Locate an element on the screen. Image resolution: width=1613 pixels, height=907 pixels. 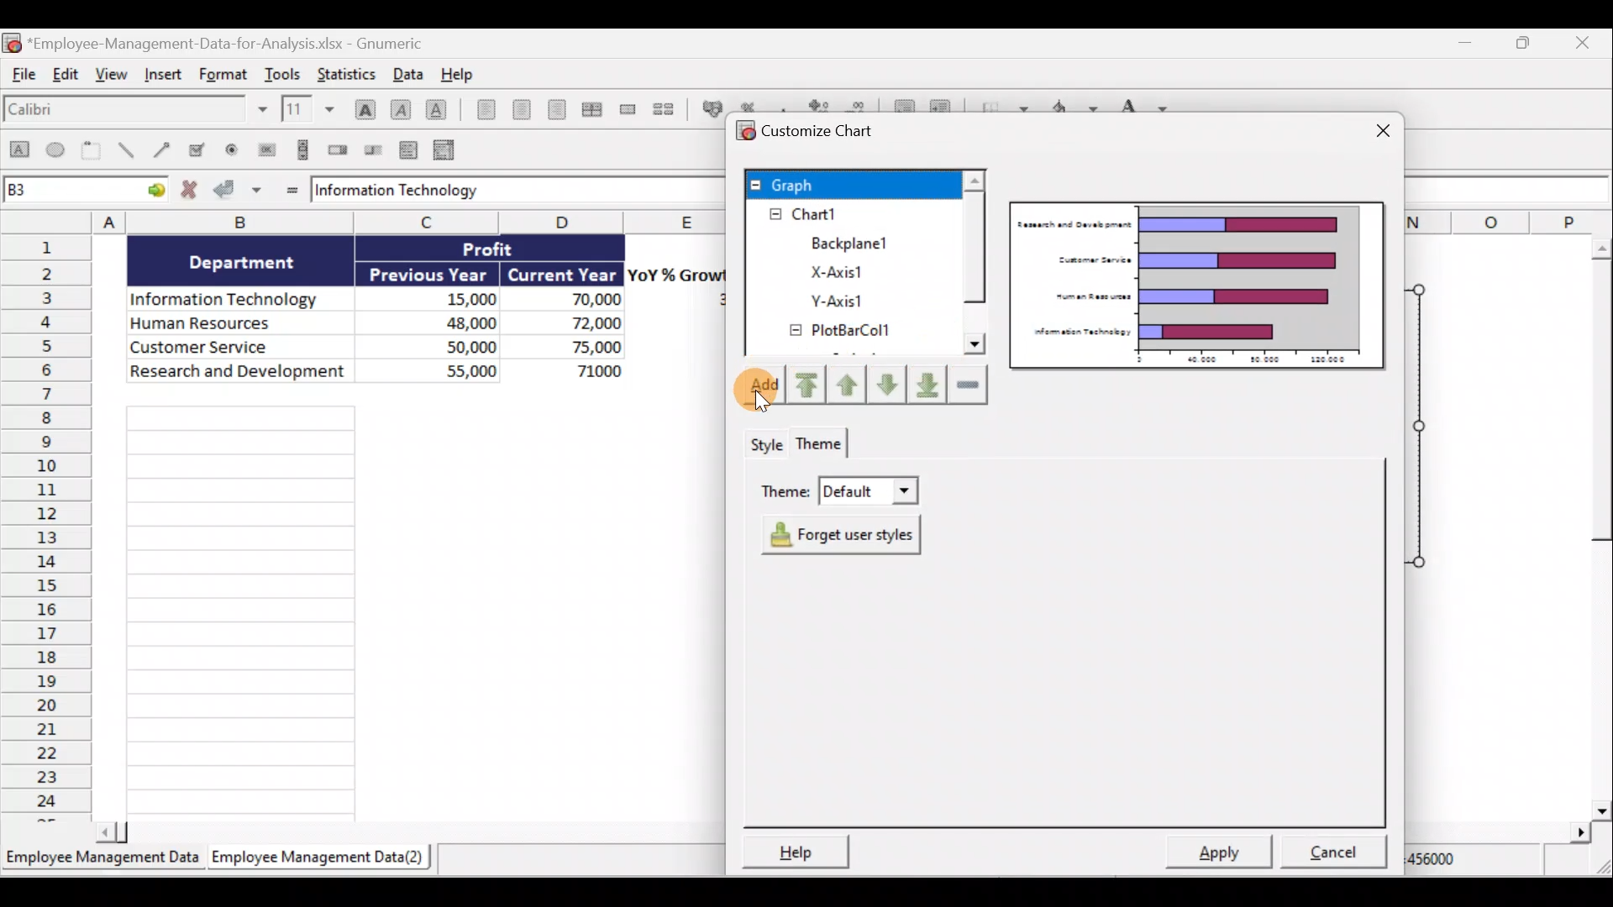
Graph is located at coordinates (851, 183).